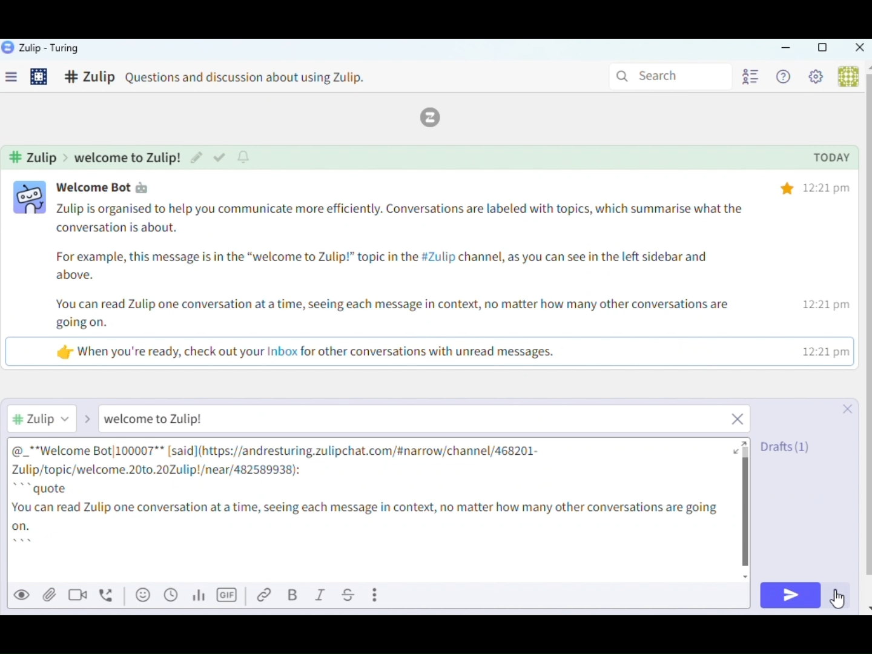  Describe the element at coordinates (749, 76) in the screenshot. I see `User List` at that location.